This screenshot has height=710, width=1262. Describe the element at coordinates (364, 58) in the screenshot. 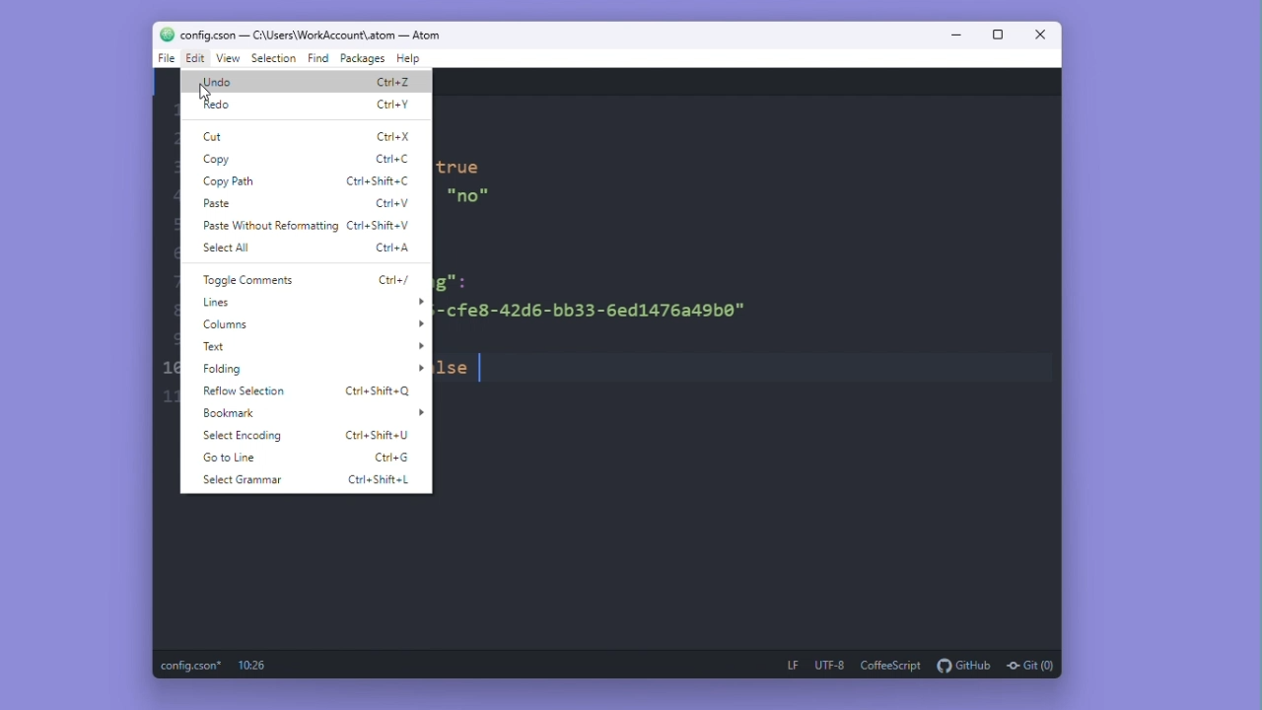

I see `Packages` at that location.